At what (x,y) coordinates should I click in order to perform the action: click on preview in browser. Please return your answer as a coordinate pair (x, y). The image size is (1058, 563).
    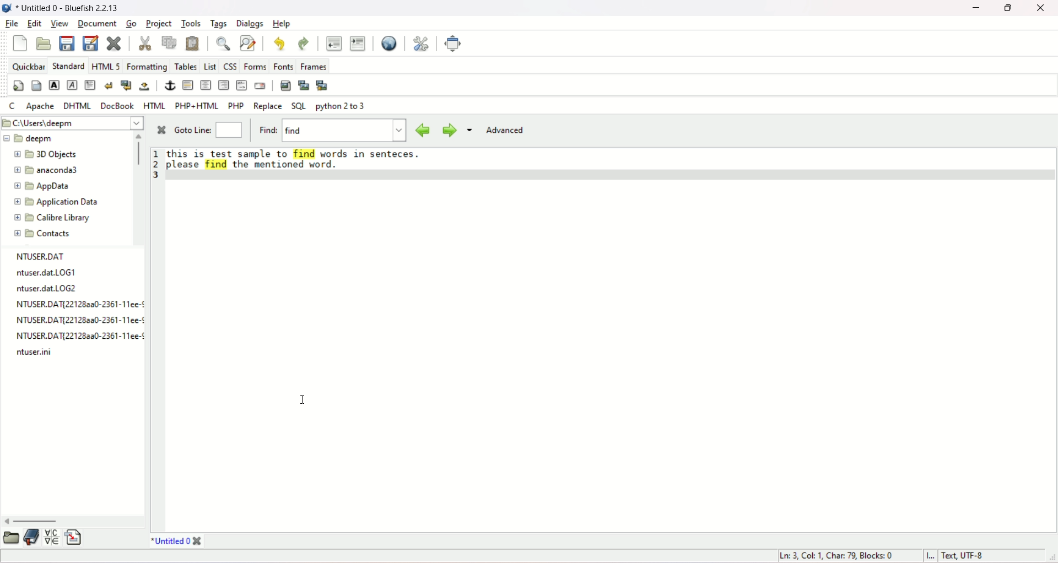
    Looking at the image, I should click on (388, 42).